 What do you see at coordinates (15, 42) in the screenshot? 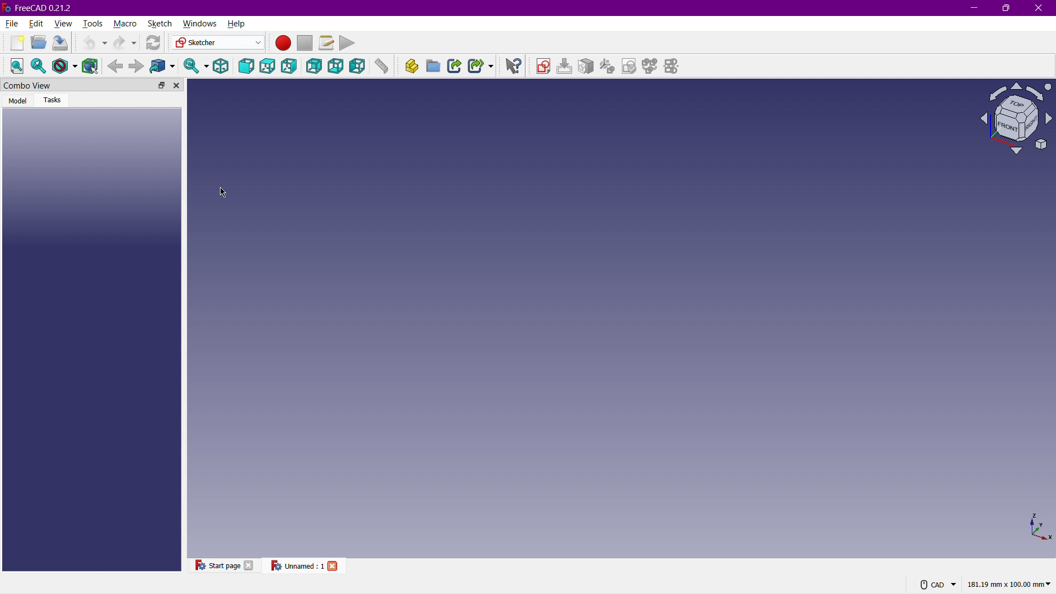
I see `New` at bounding box center [15, 42].